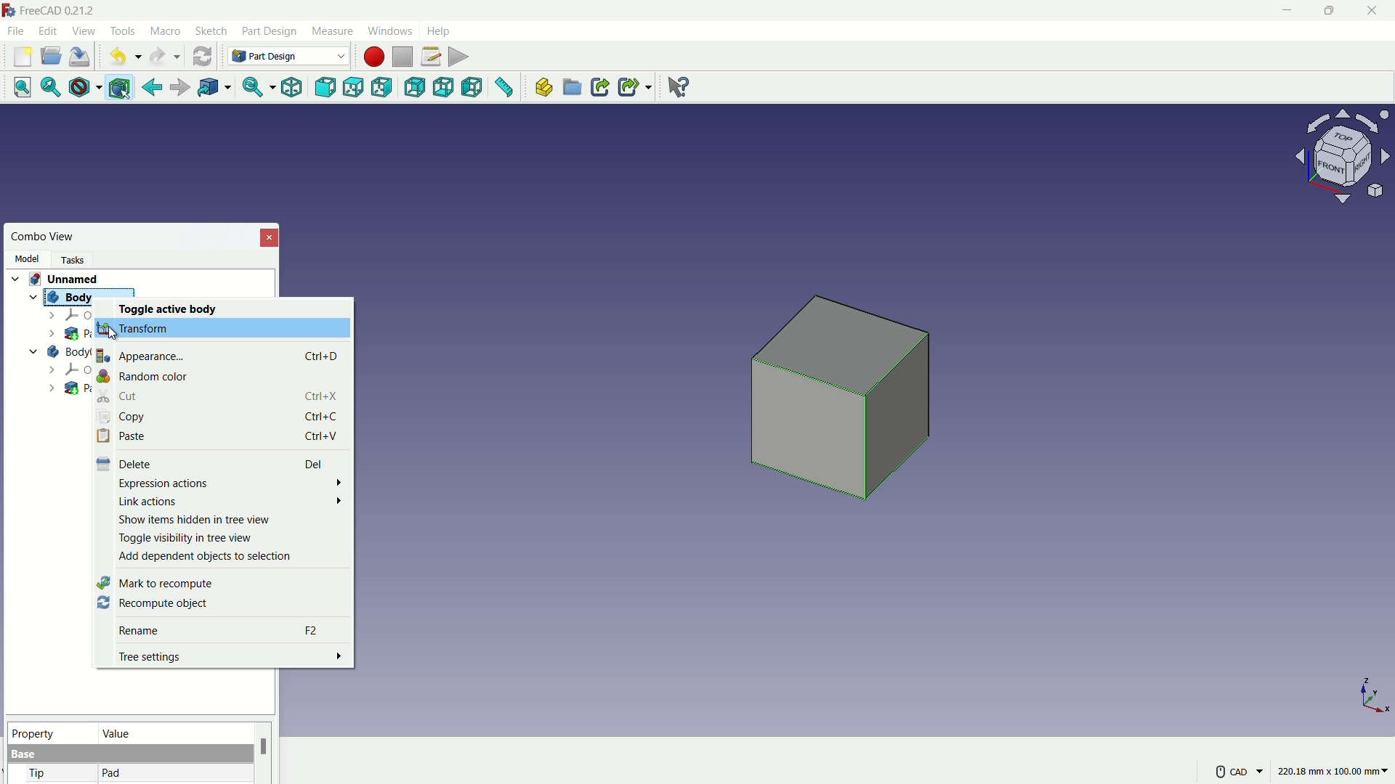 The width and height of the screenshot is (1395, 784). I want to click on create part, so click(542, 88).